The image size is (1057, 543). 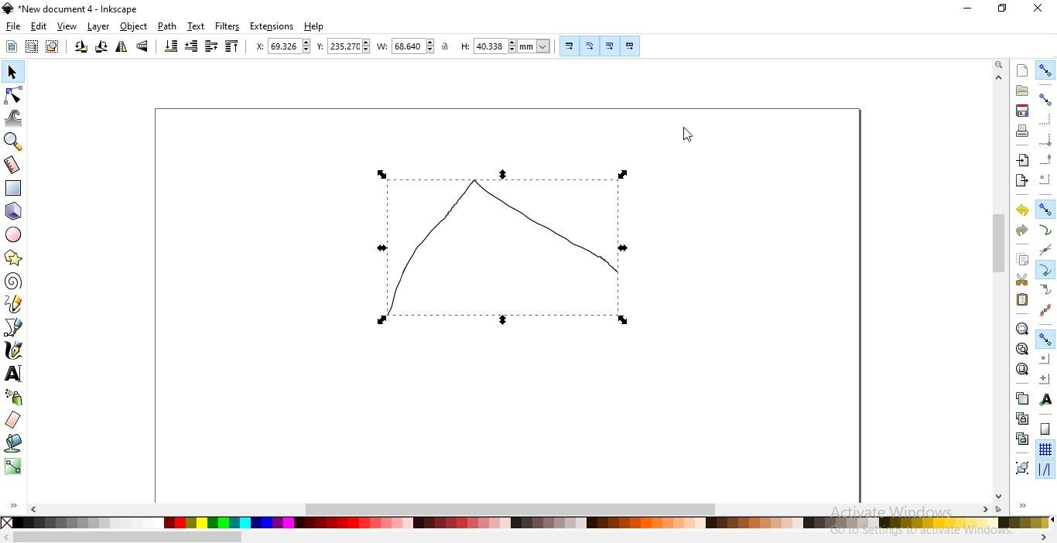 I want to click on snap other points, so click(x=1045, y=338).